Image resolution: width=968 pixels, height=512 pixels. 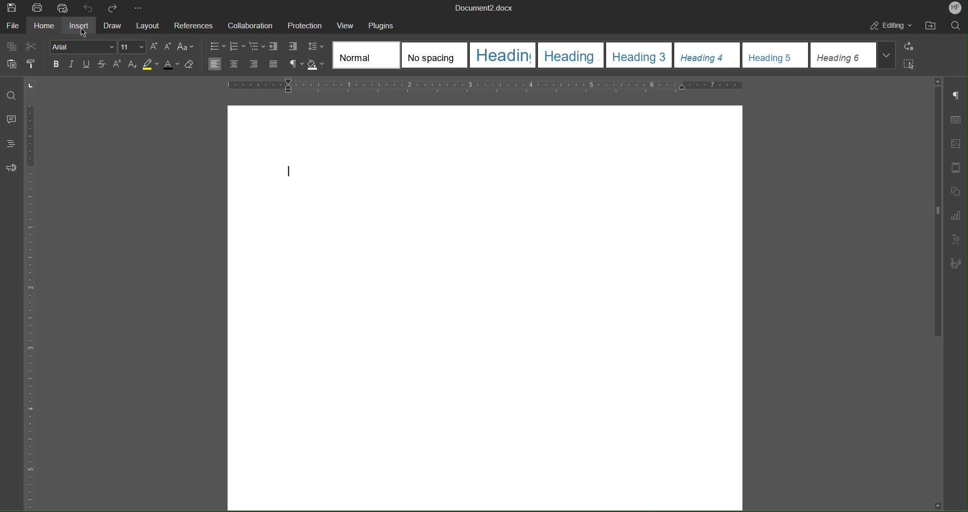 I want to click on Line Spacing, so click(x=314, y=46).